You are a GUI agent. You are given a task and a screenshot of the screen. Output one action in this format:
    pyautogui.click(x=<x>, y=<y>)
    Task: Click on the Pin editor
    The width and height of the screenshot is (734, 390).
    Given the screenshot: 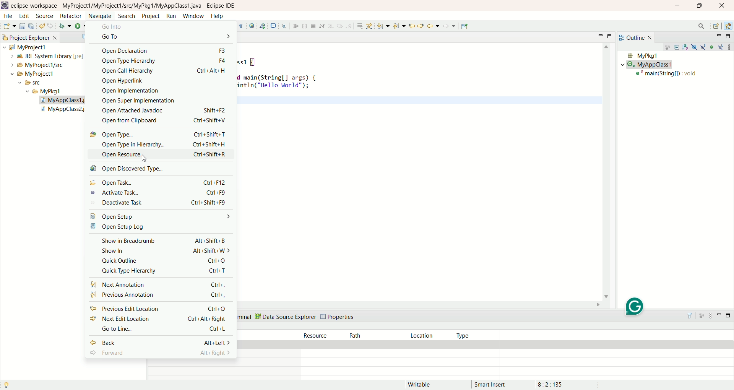 What is the action you would take?
    pyautogui.click(x=465, y=26)
    